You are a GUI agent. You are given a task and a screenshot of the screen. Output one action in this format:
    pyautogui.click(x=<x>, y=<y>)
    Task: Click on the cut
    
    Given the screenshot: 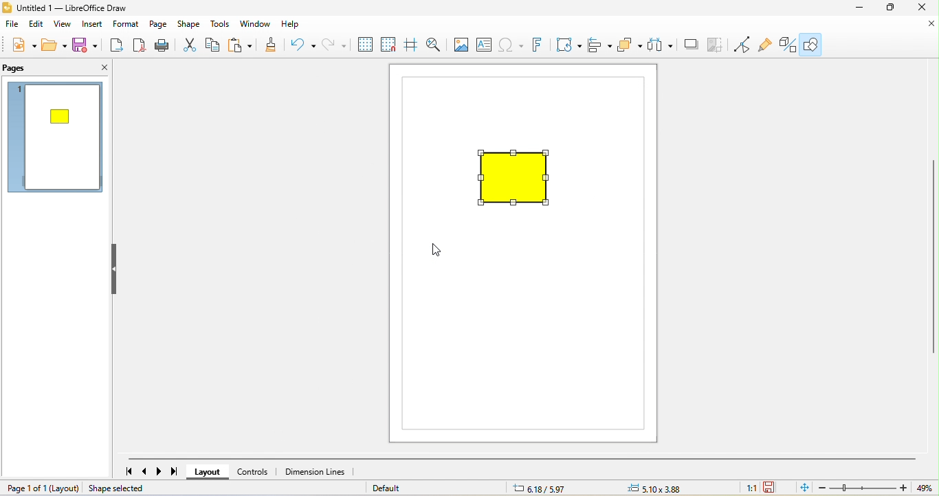 What is the action you would take?
    pyautogui.click(x=189, y=45)
    